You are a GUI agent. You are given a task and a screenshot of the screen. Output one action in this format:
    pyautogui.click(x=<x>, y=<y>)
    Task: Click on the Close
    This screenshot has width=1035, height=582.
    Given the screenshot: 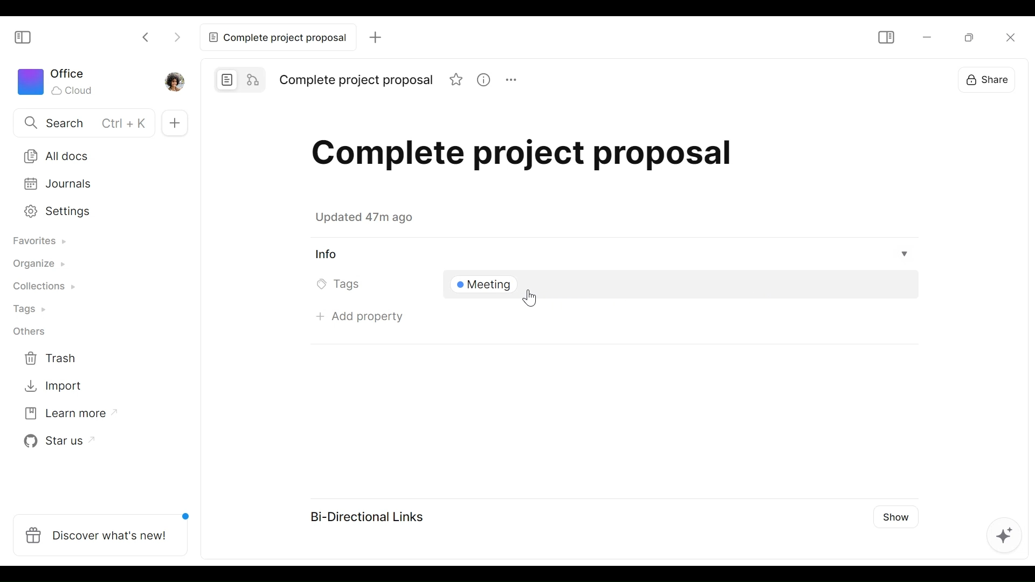 What is the action you would take?
    pyautogui.click(x=1008, y=37)
    